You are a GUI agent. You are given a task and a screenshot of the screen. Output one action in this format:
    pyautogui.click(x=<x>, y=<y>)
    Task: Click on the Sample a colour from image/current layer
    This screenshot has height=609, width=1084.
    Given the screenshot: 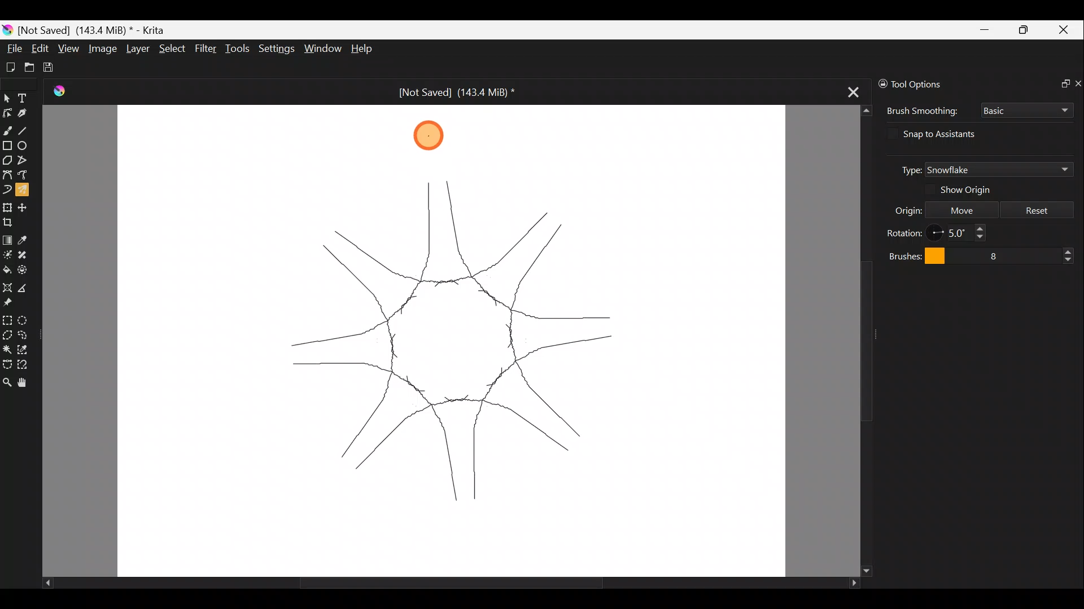 What is the action you would take?
    pyautogui.click(x=27, y=239)
    